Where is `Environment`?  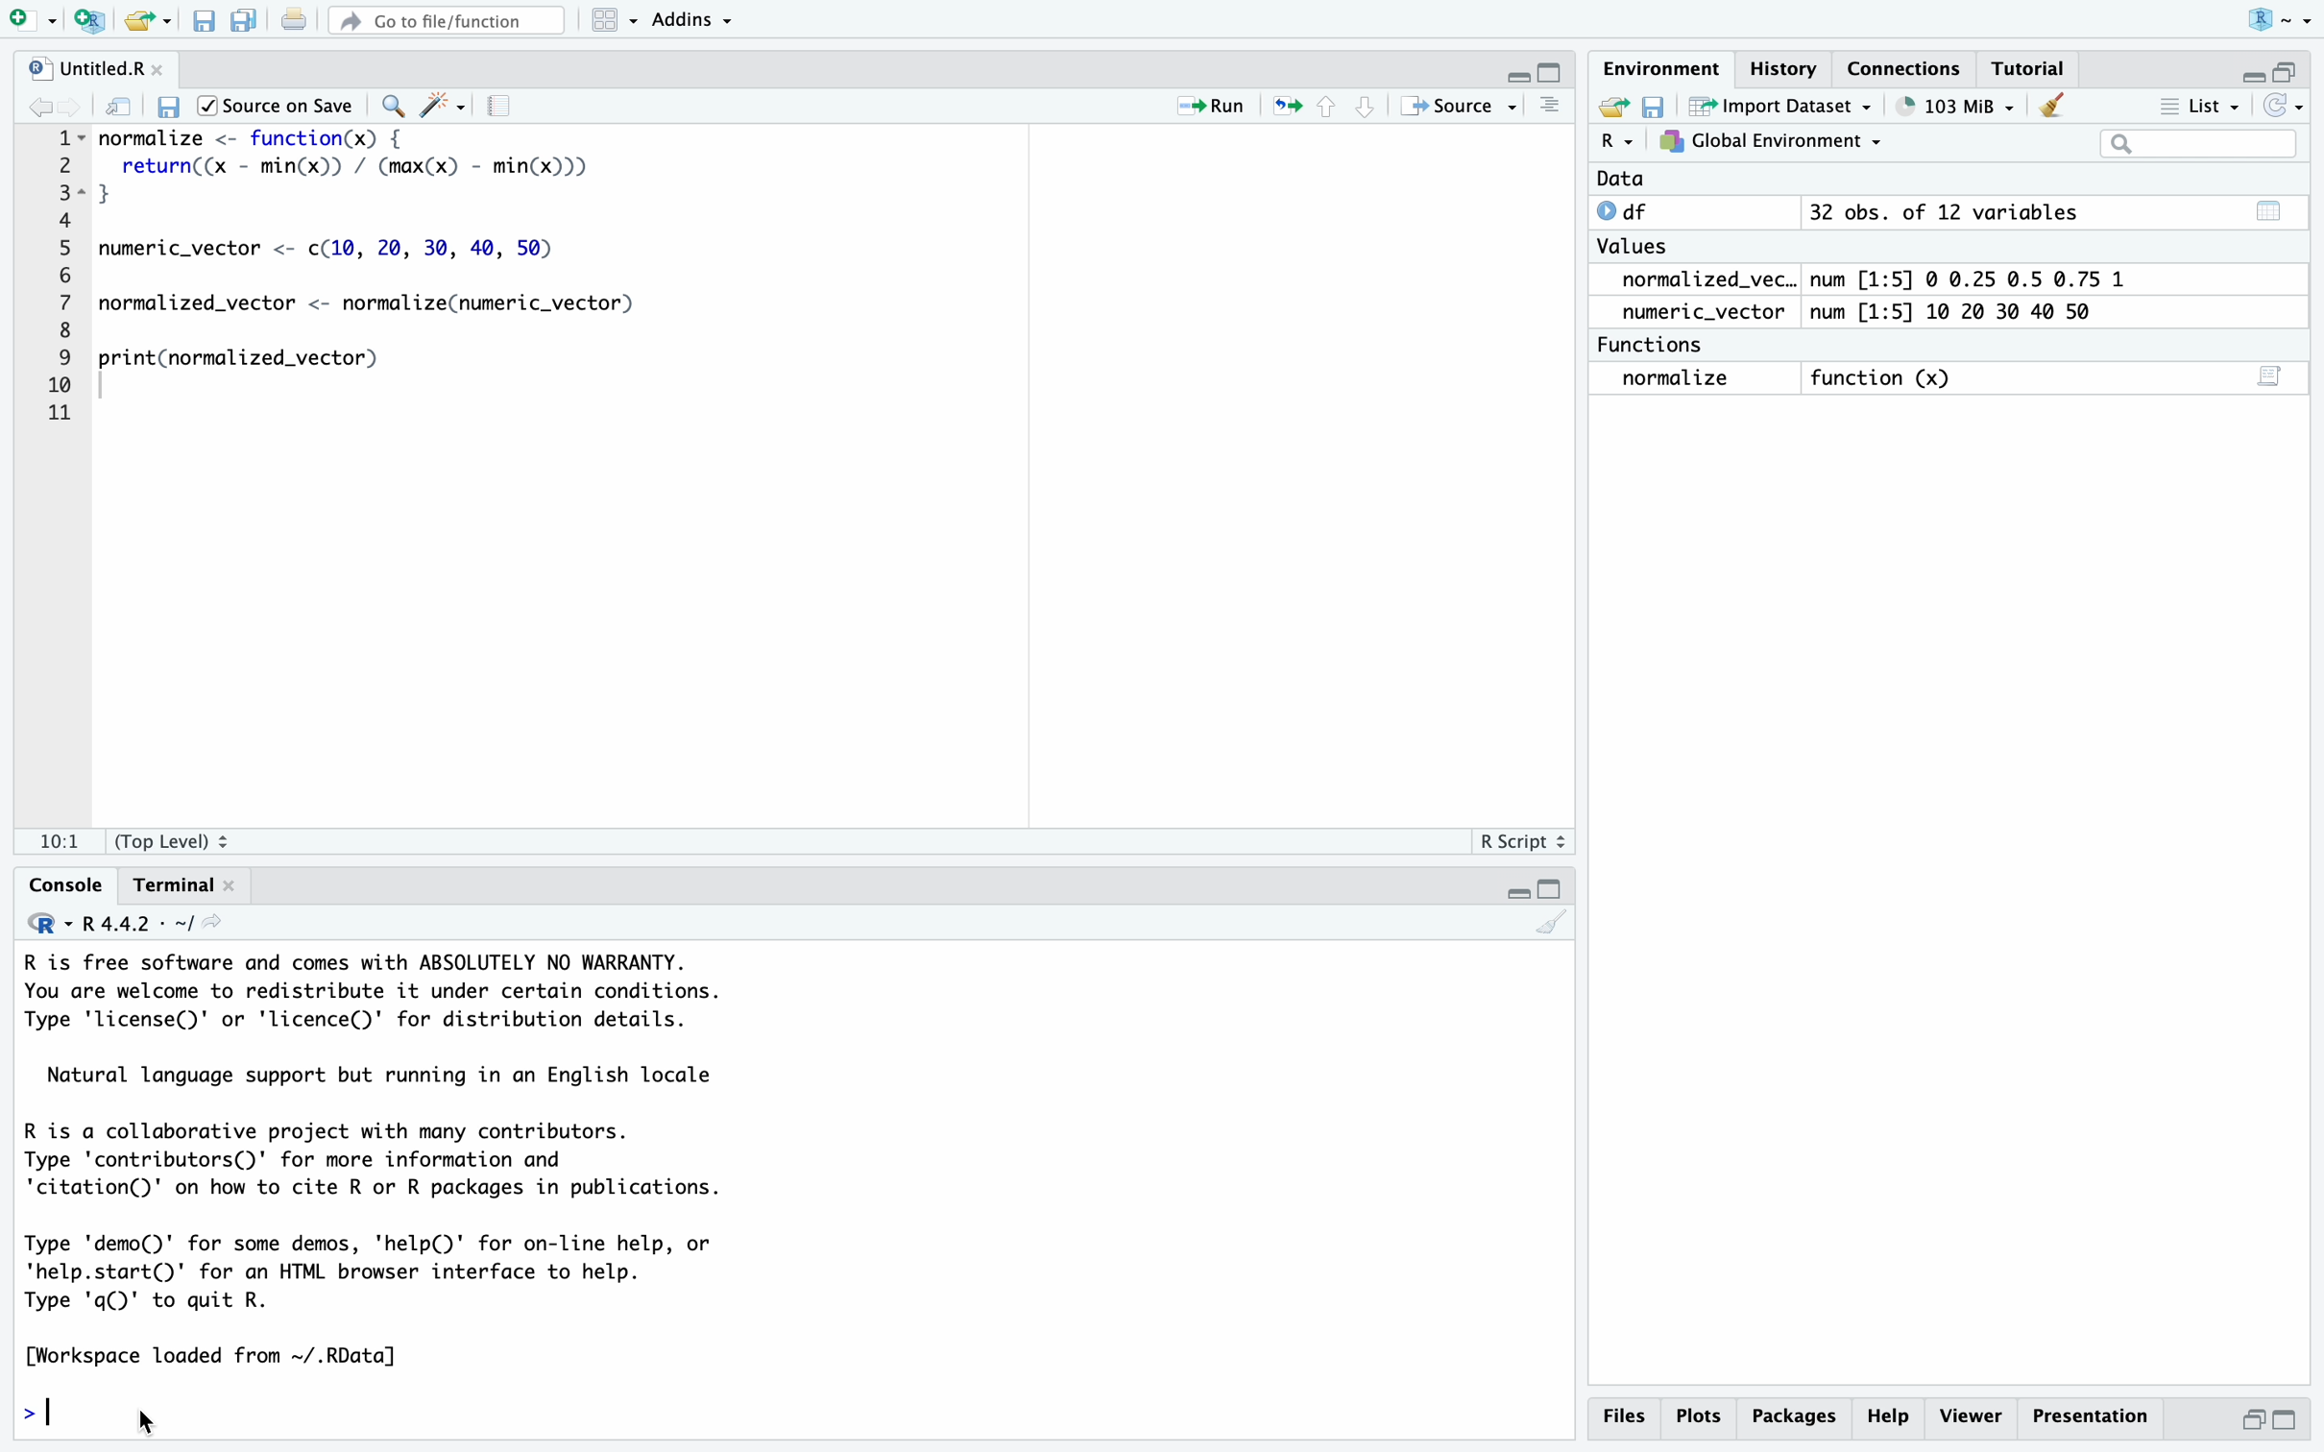 Environment is located at coordinates (1664, 67).